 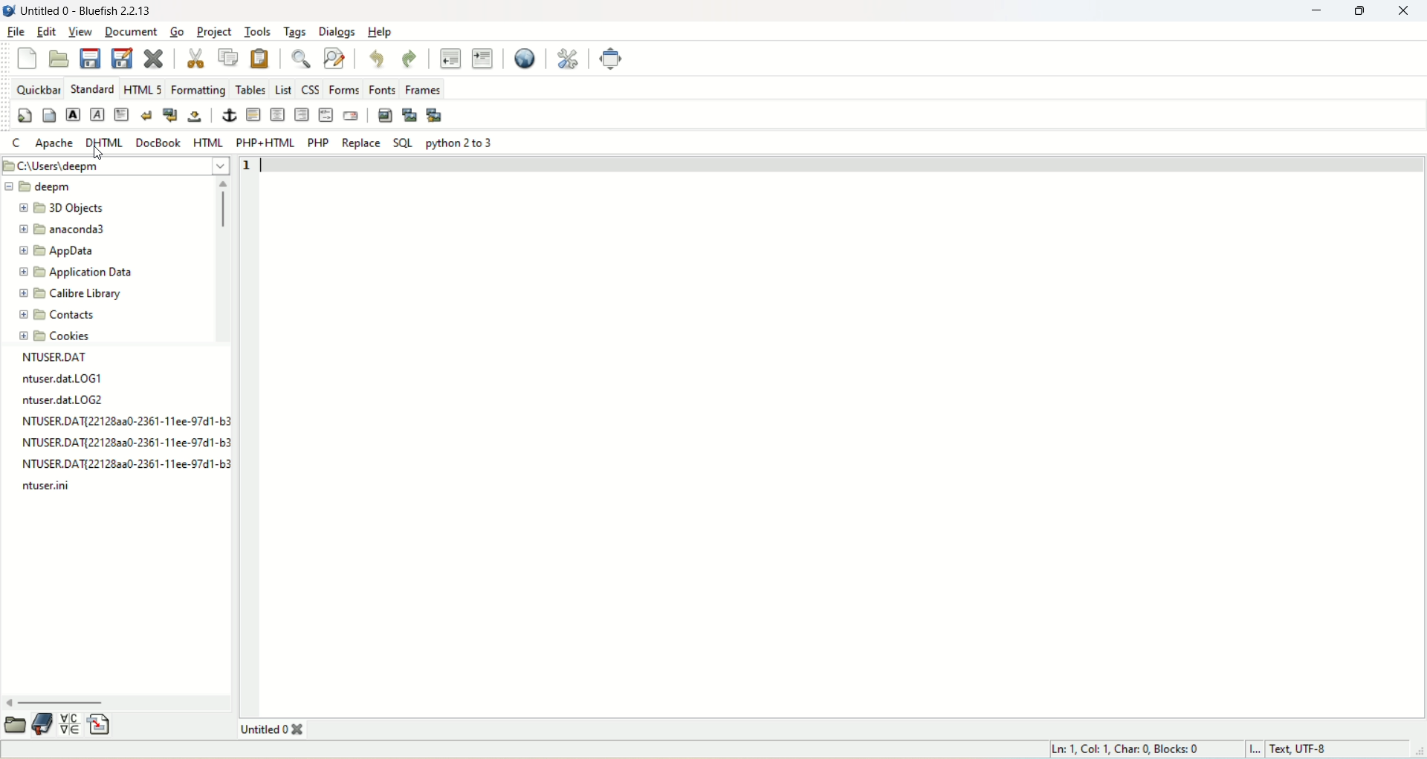 I want to click on horizontal scroll bar, so click(x=117, y=703).